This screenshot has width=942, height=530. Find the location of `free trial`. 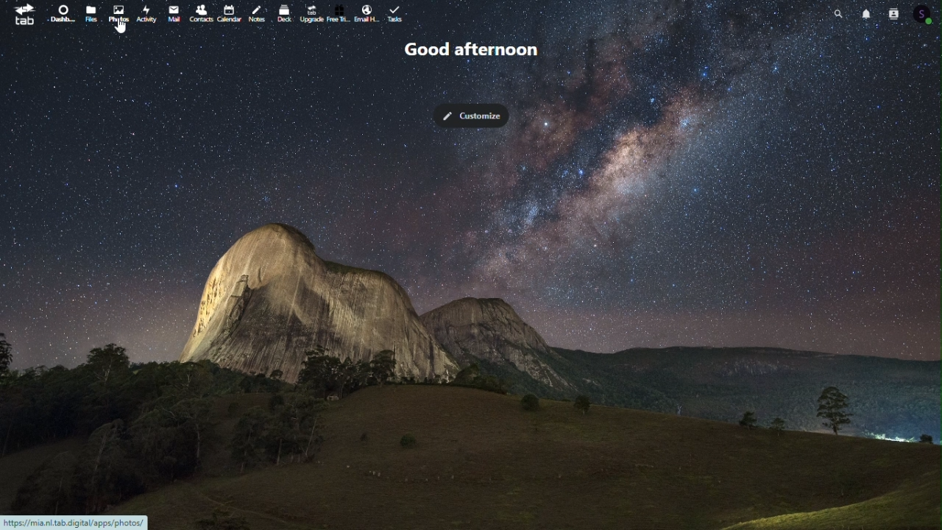

free trial is located at coordinates (341, 14).